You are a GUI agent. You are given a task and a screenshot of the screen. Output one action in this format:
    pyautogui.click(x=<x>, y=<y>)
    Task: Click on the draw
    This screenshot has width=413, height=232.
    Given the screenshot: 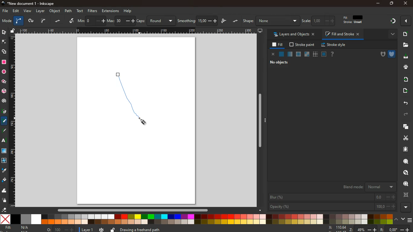 What is the action you would take?
    pyautogui.click(x=224, y=21)
    